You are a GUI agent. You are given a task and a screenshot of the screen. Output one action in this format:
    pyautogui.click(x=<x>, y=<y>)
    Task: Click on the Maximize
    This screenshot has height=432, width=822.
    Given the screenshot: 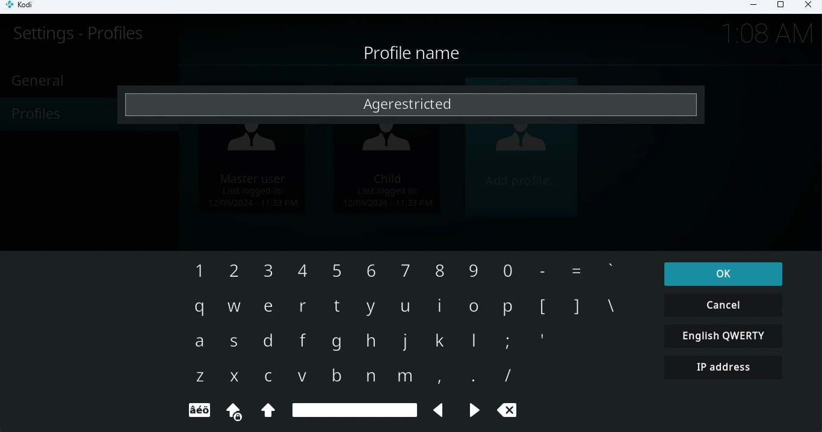 What is the action you would take?
    pyautogui.click(x=780, y=7)
    